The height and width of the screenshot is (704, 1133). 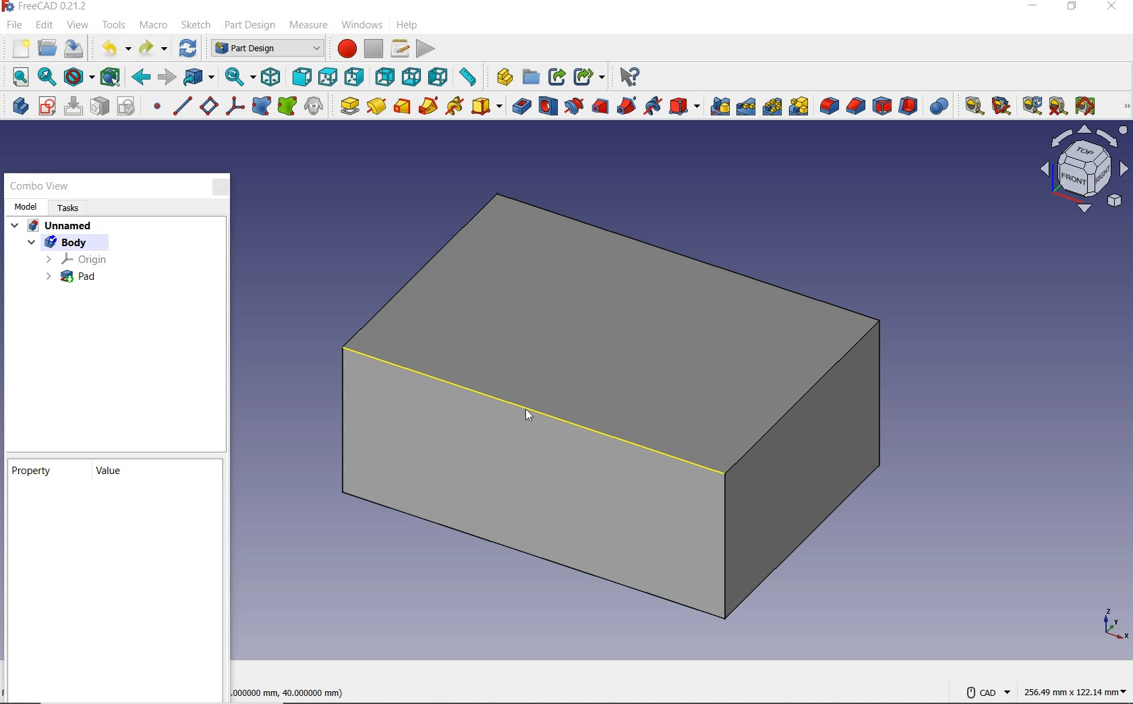 I want to click on create an additive primitive, so click(x=487, y=107).